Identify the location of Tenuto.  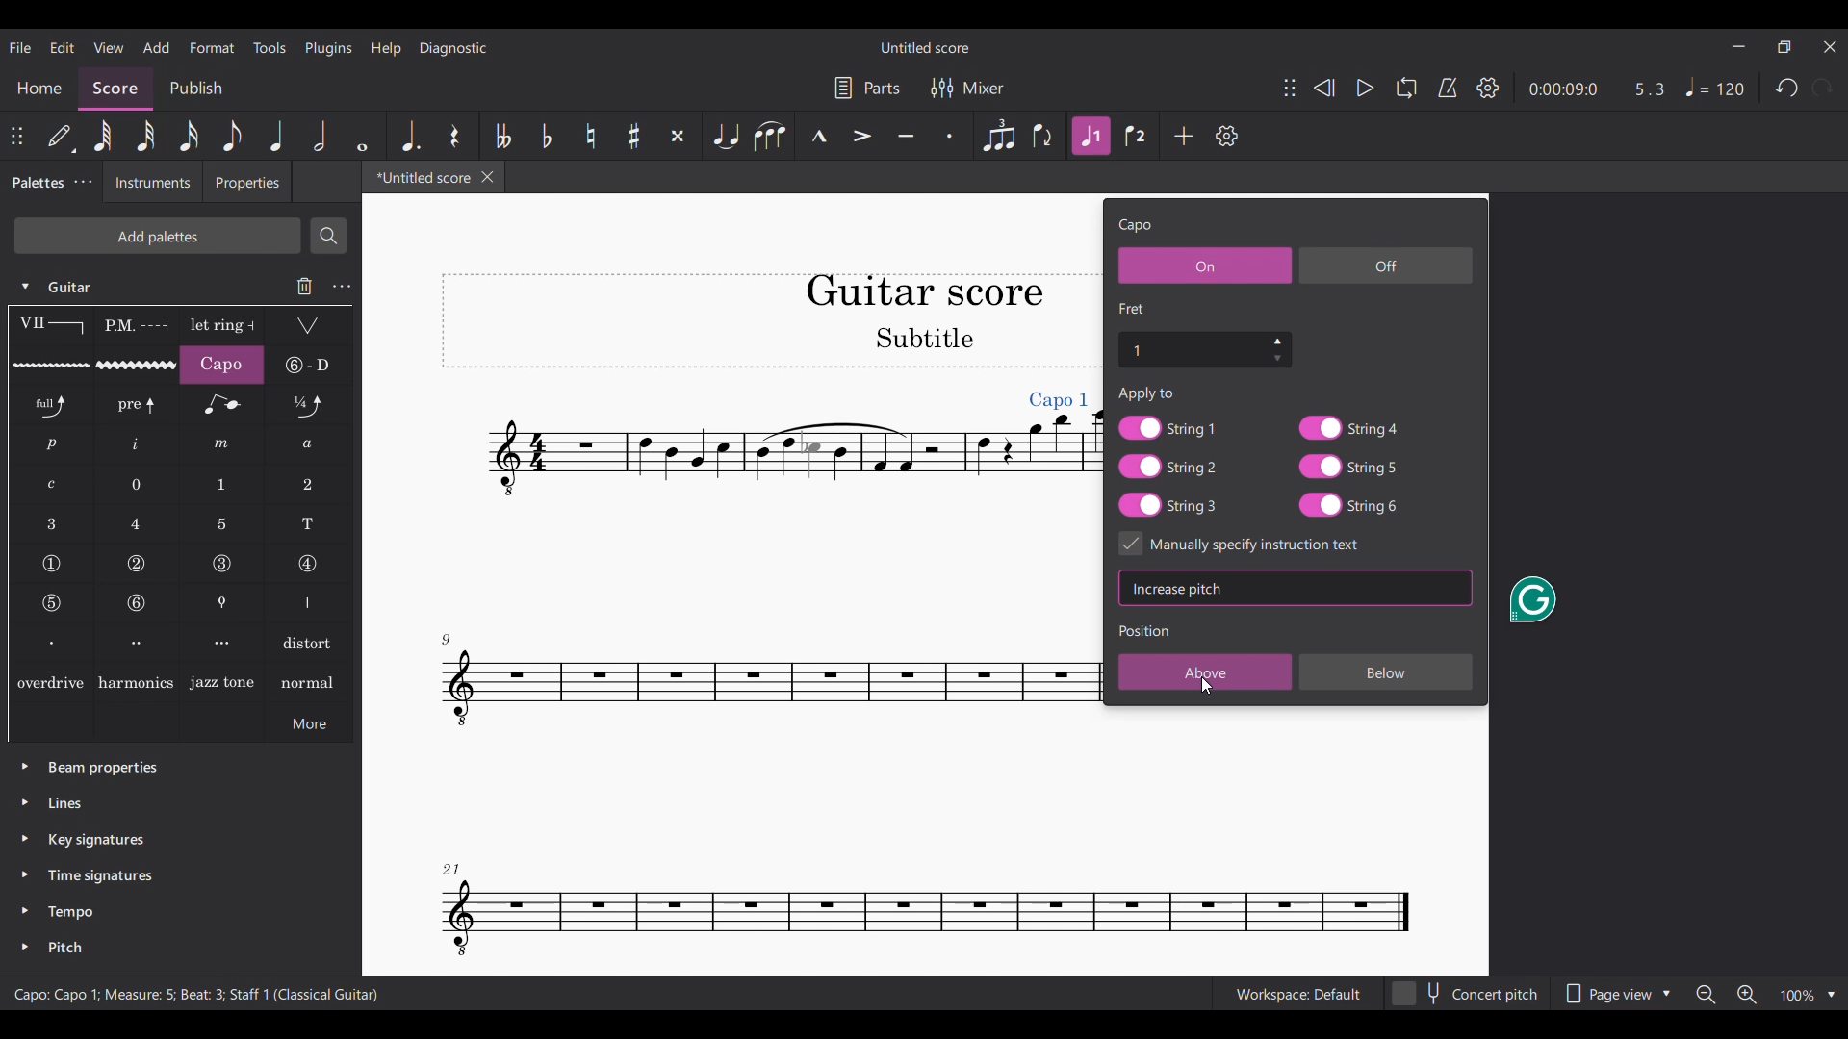
(906, 136).